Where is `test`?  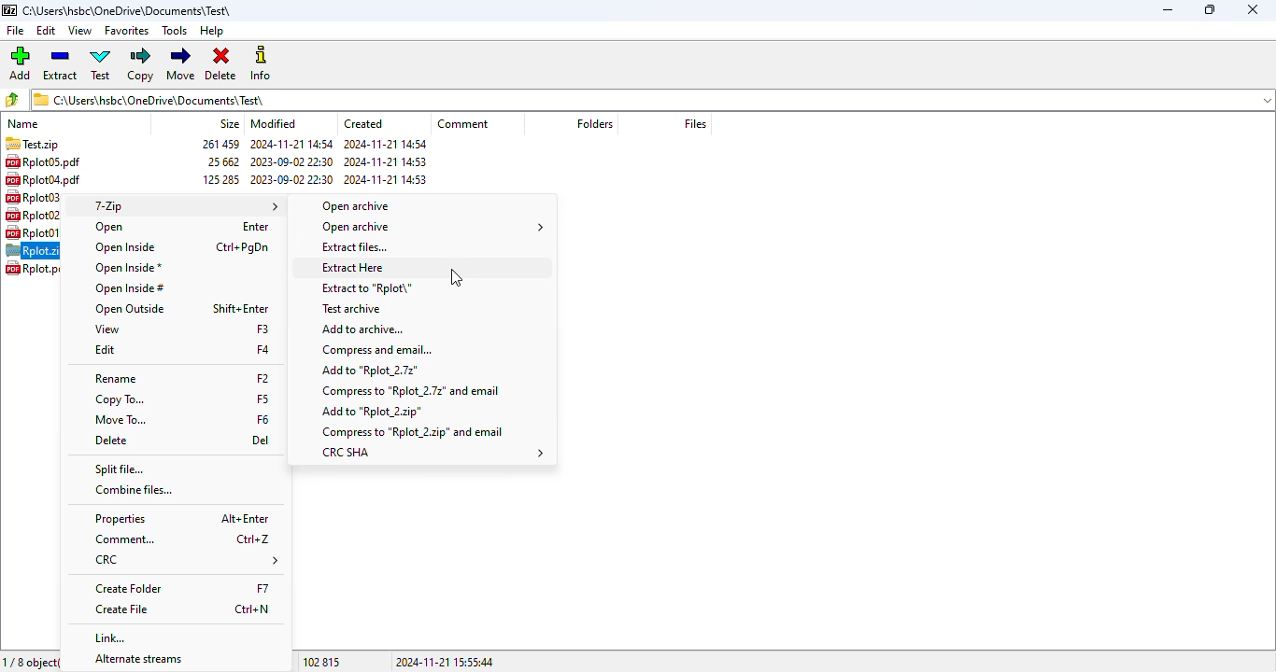 test is located at coordinates (101, 63).